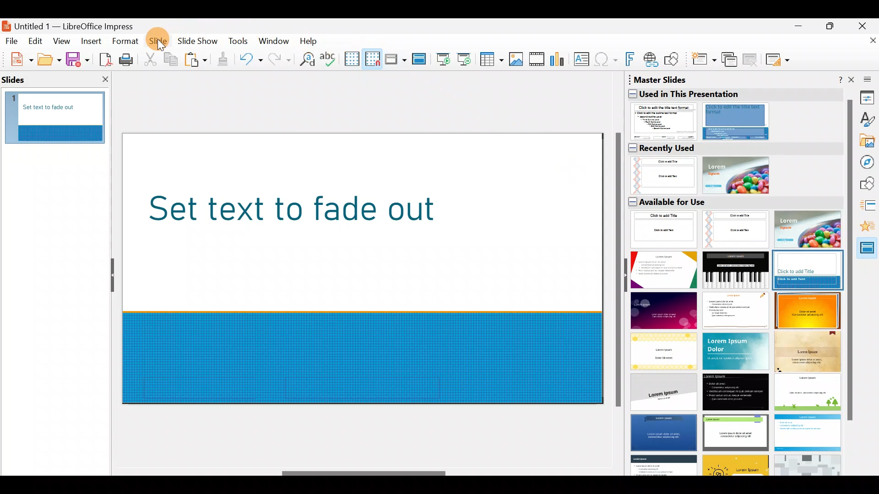  What do you see at coordinates (868, 229) in the screenshot?
I see `Animation` at bounding box center [868, 229].